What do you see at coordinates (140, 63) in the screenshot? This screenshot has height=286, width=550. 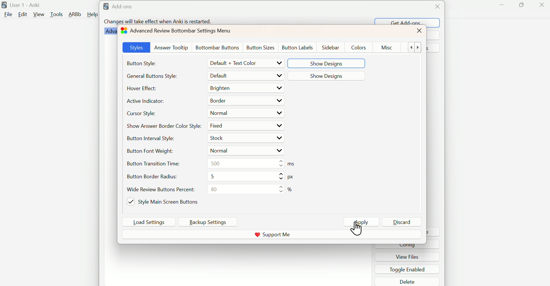 I see `Button Style:` at bounding box center [140, 63].